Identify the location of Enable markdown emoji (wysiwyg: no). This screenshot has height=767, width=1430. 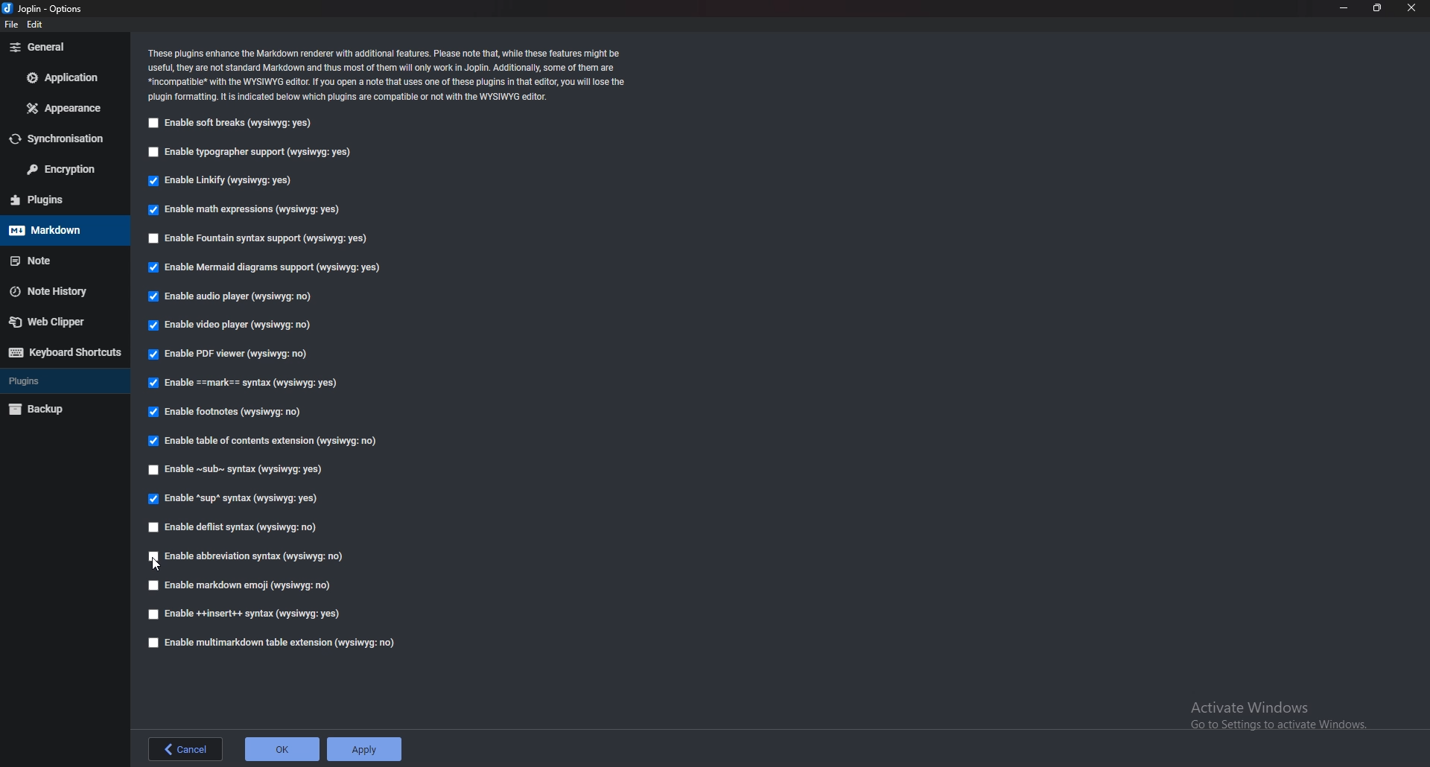
(244, 585).